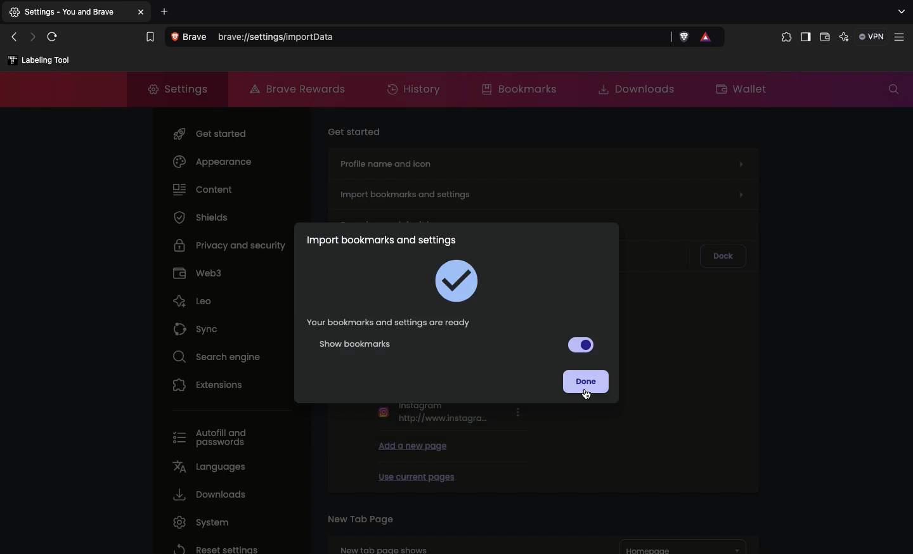 This screenshot has height=554, width=913. What do you see at coordinates (212, 355) in the screenshot?
I see `Search engine` at bounding box center [212, 355].